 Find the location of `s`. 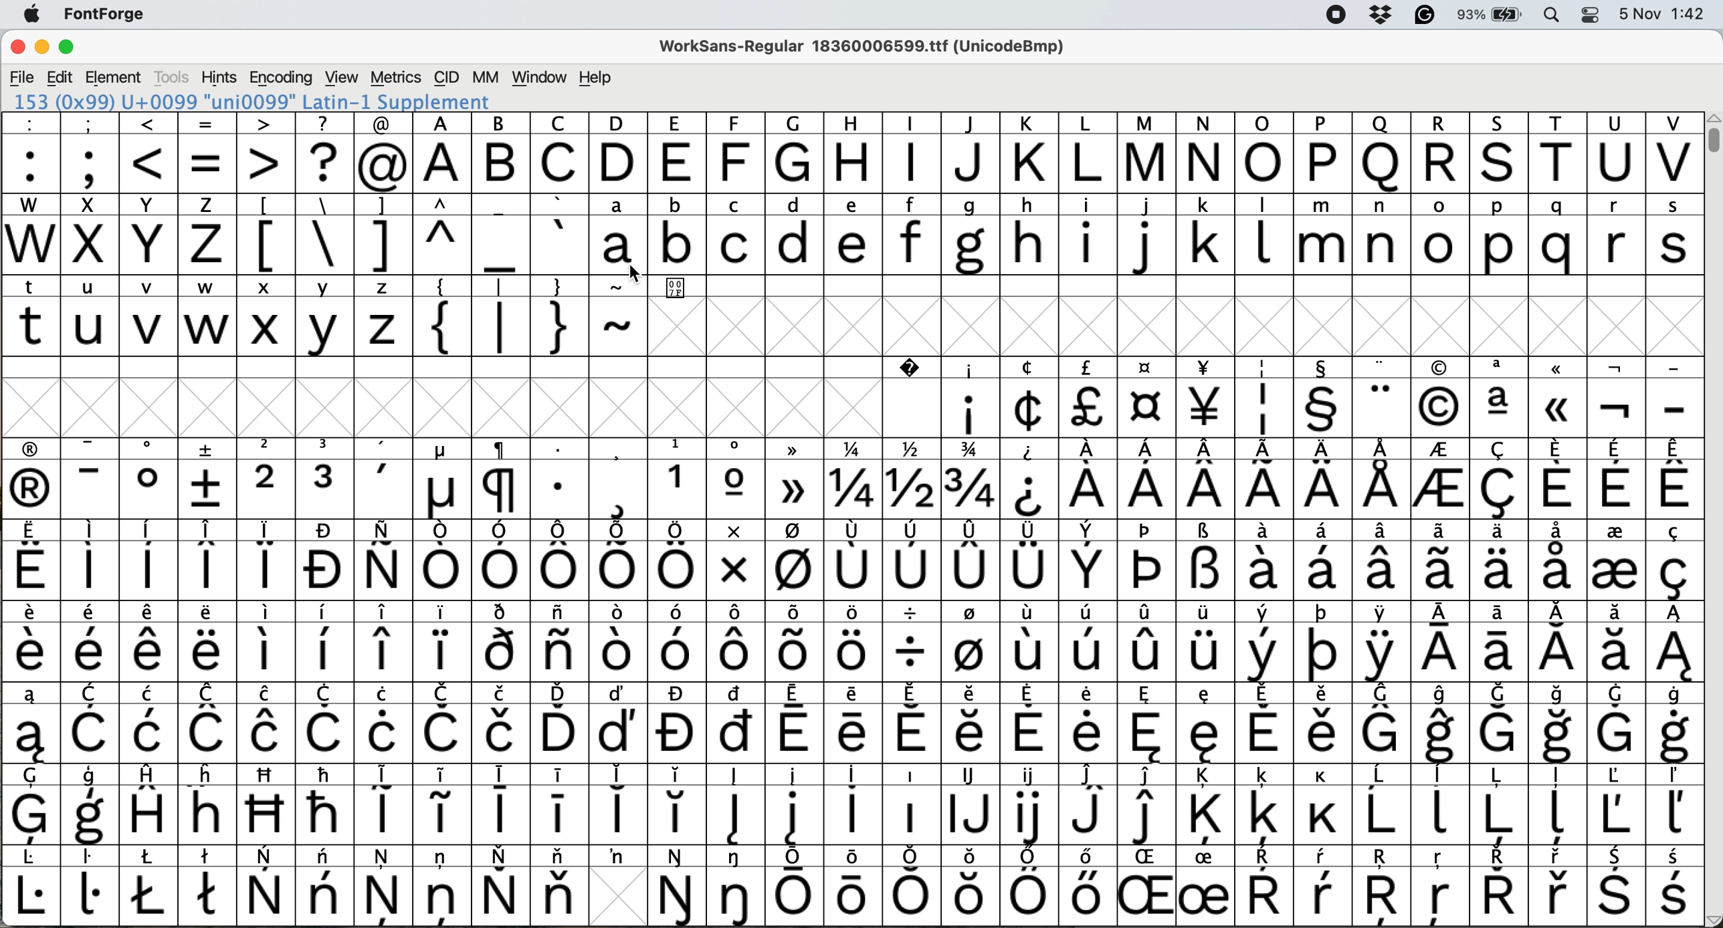

s is located at coordinates (1675, 235).